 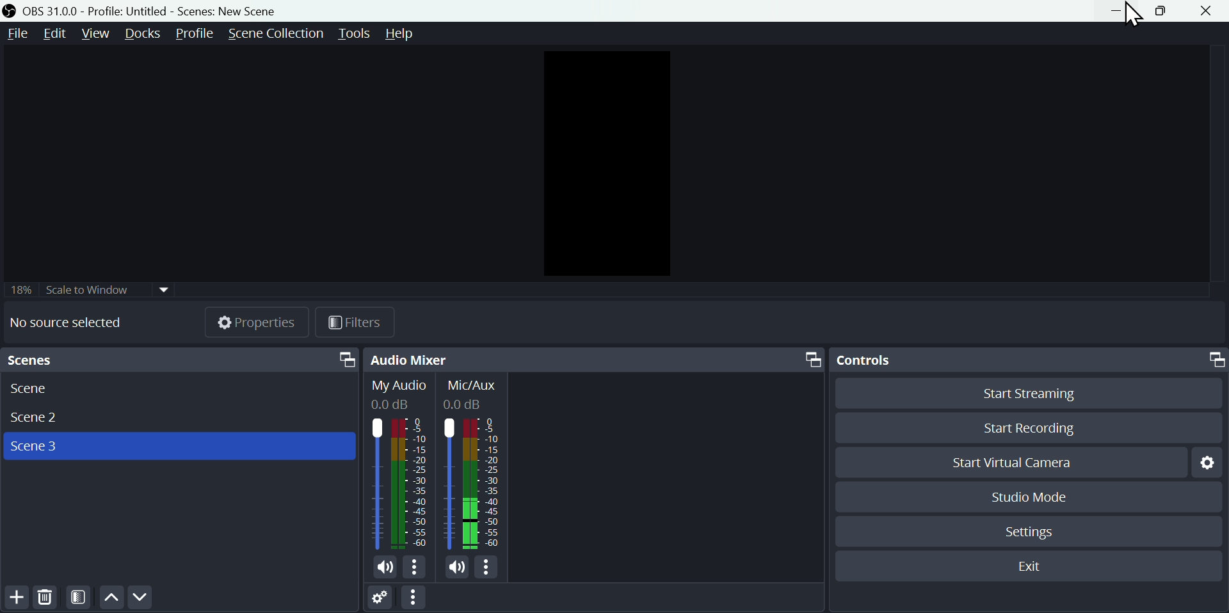 I want to click on Move up, so click(x=111, y=599).